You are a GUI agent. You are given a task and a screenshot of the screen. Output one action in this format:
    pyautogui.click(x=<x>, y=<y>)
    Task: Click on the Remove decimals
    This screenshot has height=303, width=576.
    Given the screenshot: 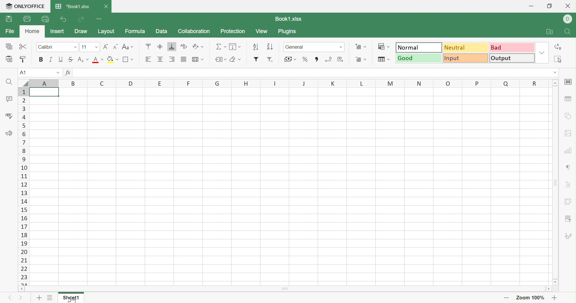 What is the action you would take?
    pyautogui.click(x=341, y=59)
    